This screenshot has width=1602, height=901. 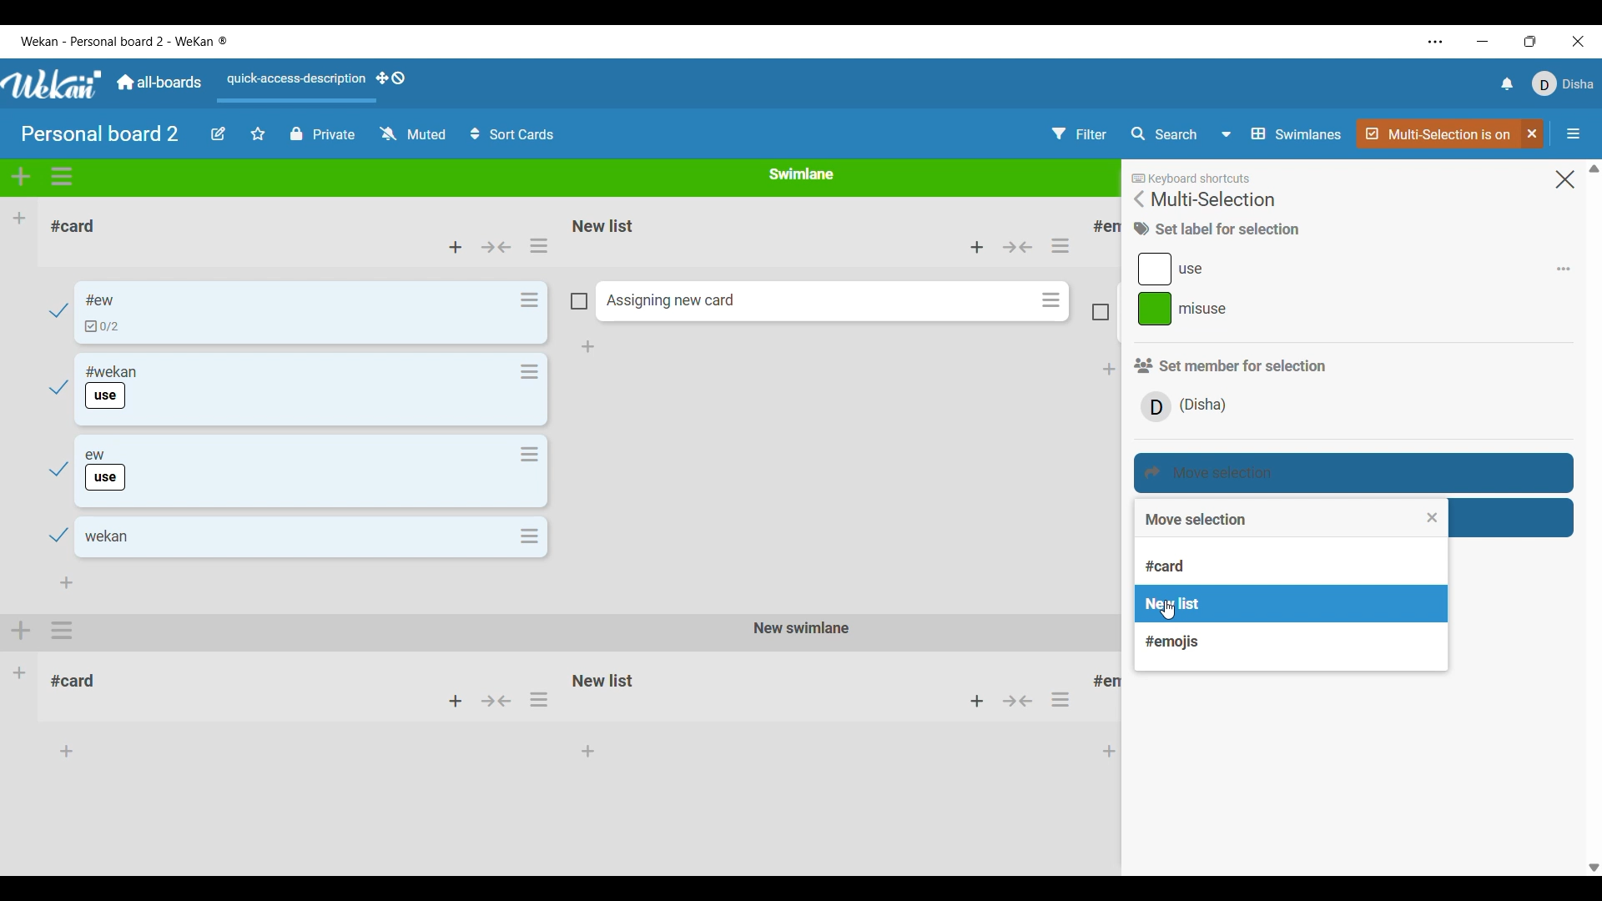 I want to click on Quick access description, so click(x=294, y=86).